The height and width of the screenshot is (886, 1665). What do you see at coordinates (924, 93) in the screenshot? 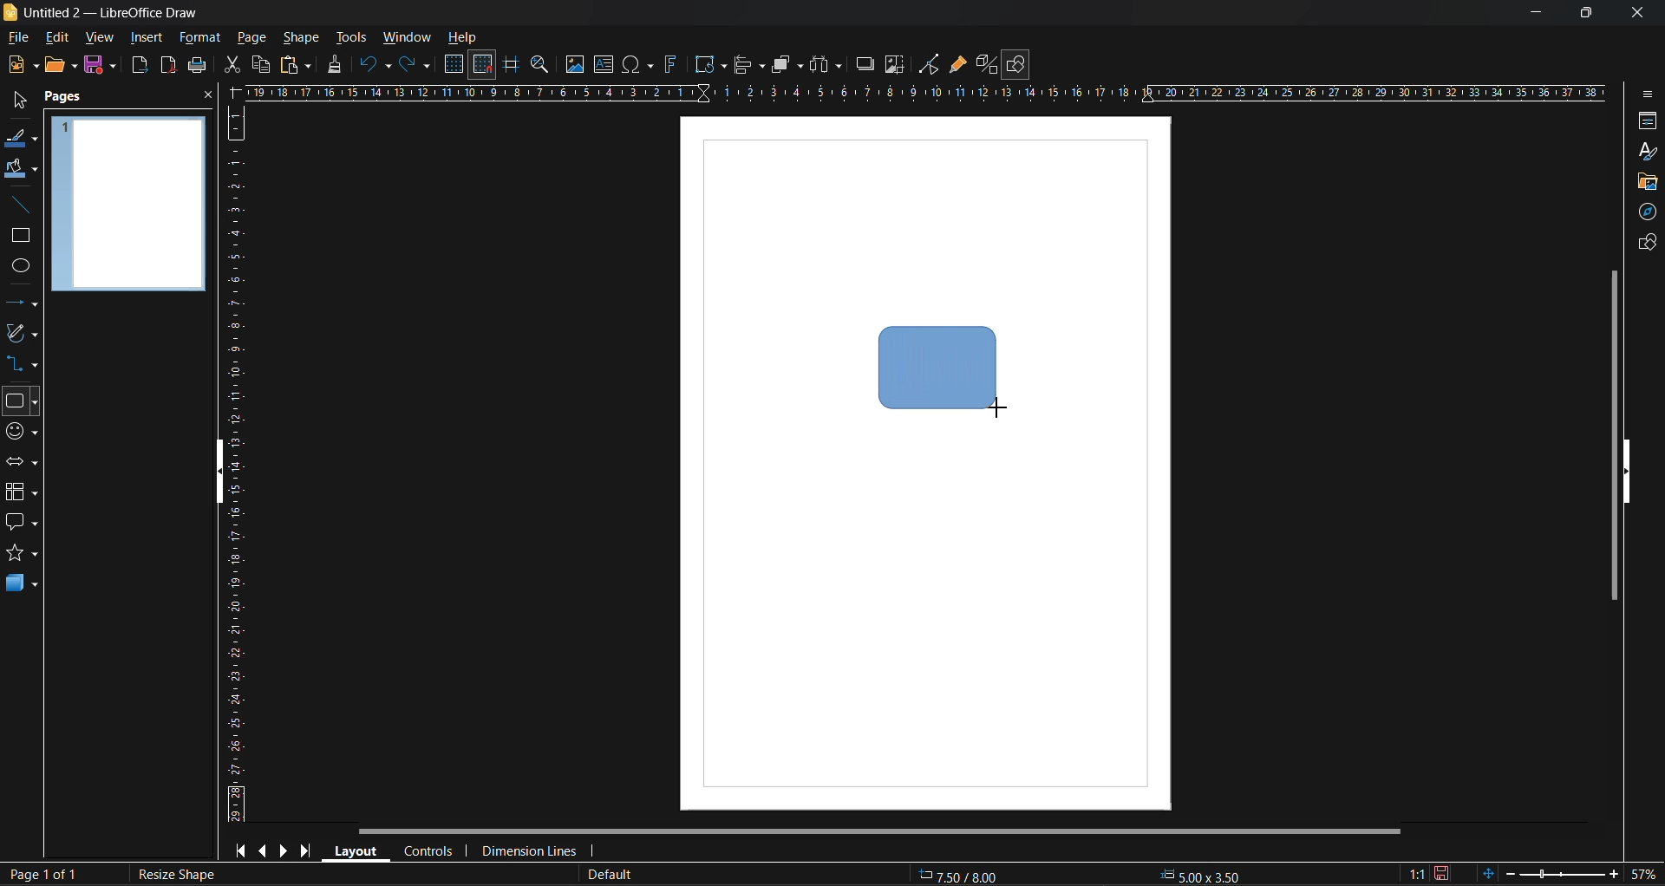
I see `horizontal scale` at bounding box center [924, 93].